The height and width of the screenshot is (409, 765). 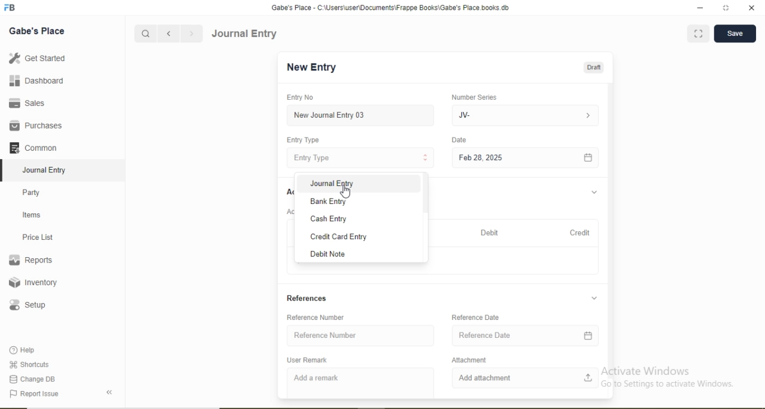 What do you see at coordinates (610, 231) in the screenshot?
I see `Scroll bar` at bounding box center [610, 231].